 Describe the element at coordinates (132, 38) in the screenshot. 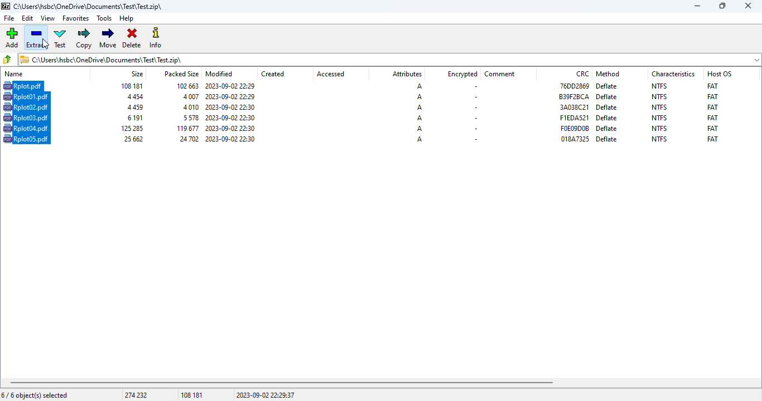

I see `delete` at that location.